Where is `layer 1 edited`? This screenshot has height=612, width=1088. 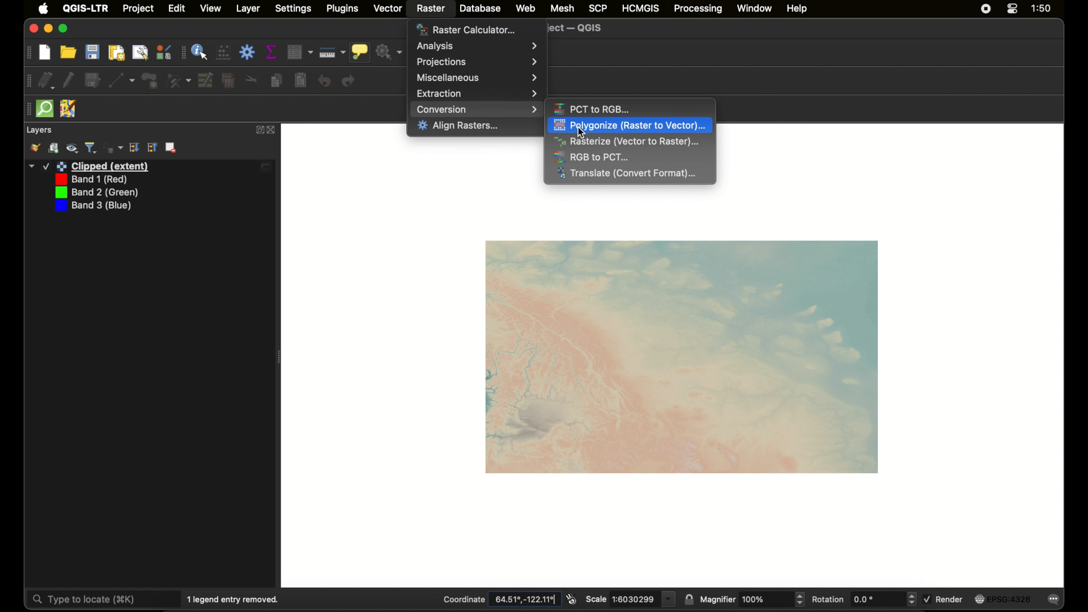
layer 1 edited is located at coordinates (150, 167).